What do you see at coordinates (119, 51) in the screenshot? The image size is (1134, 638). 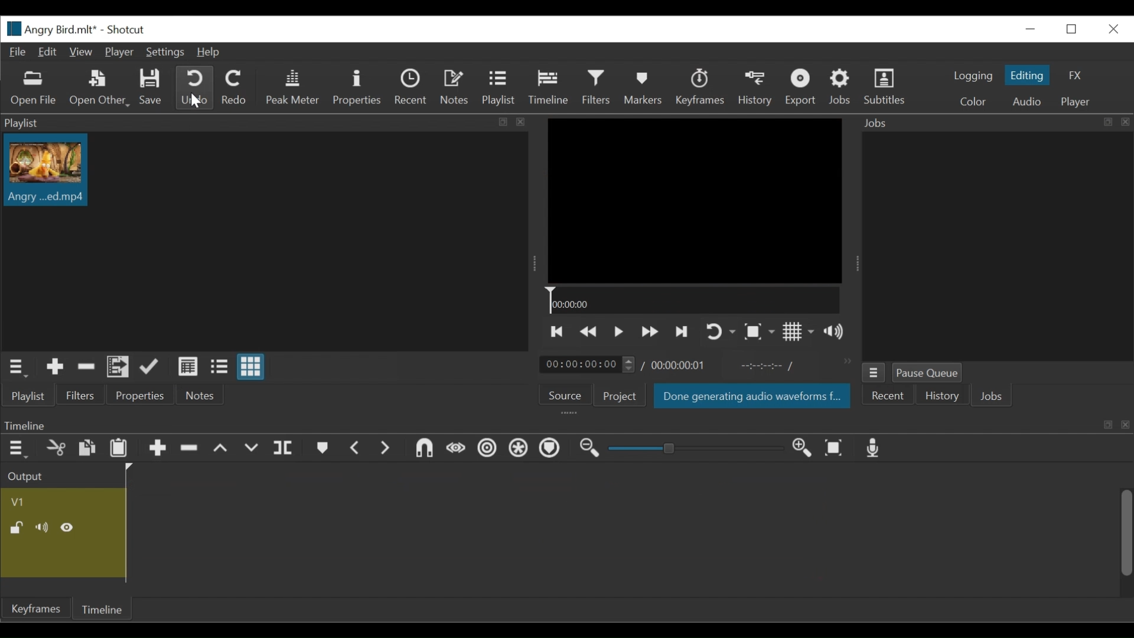 I see `Player` at bounding box center [119, 51].